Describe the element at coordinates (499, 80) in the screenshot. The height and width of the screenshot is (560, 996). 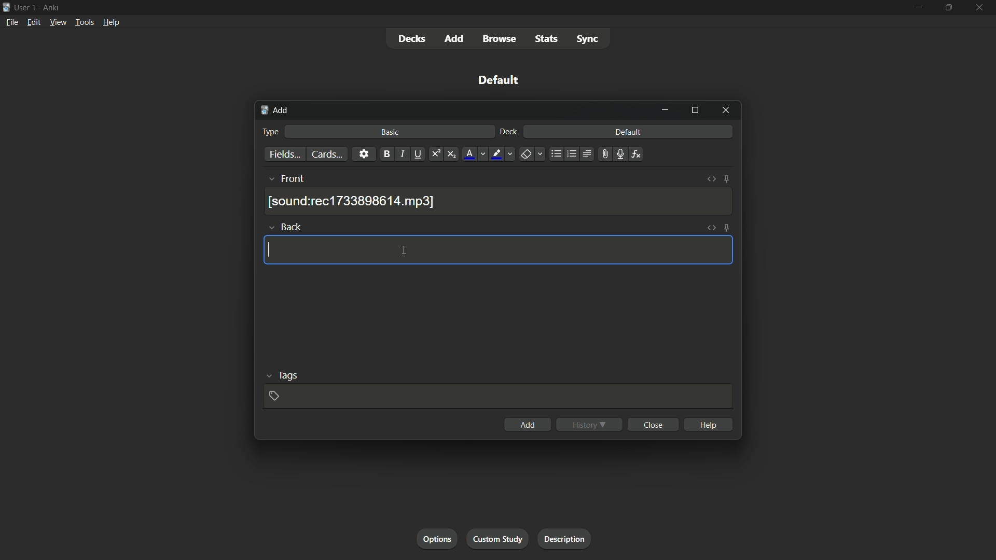
I see `default` at that location.